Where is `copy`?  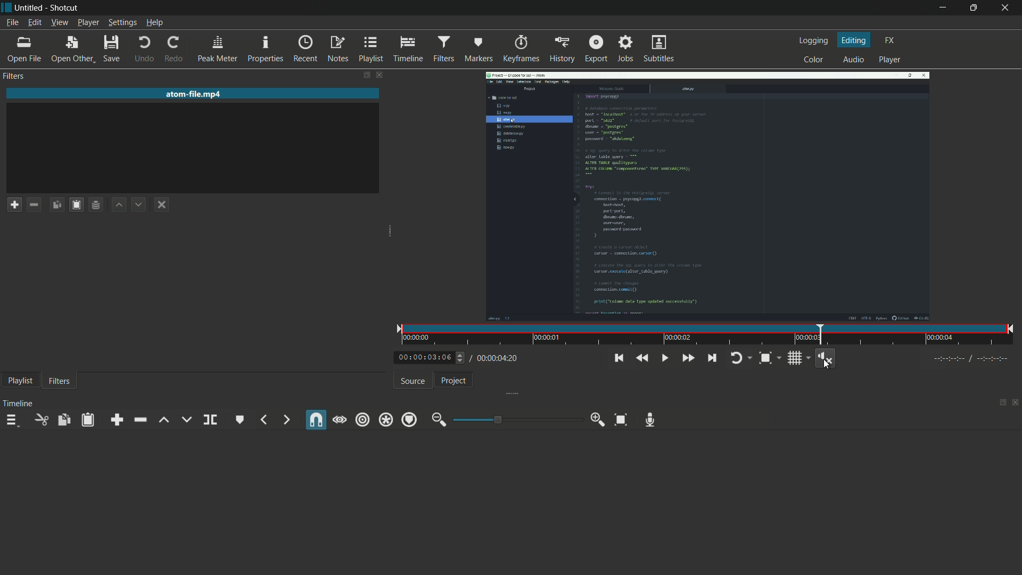 copy is located at coordinates (64, 421).